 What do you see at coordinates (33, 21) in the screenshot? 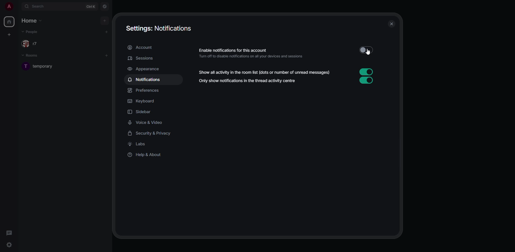
I see `home` at bounding box center [33, 21].